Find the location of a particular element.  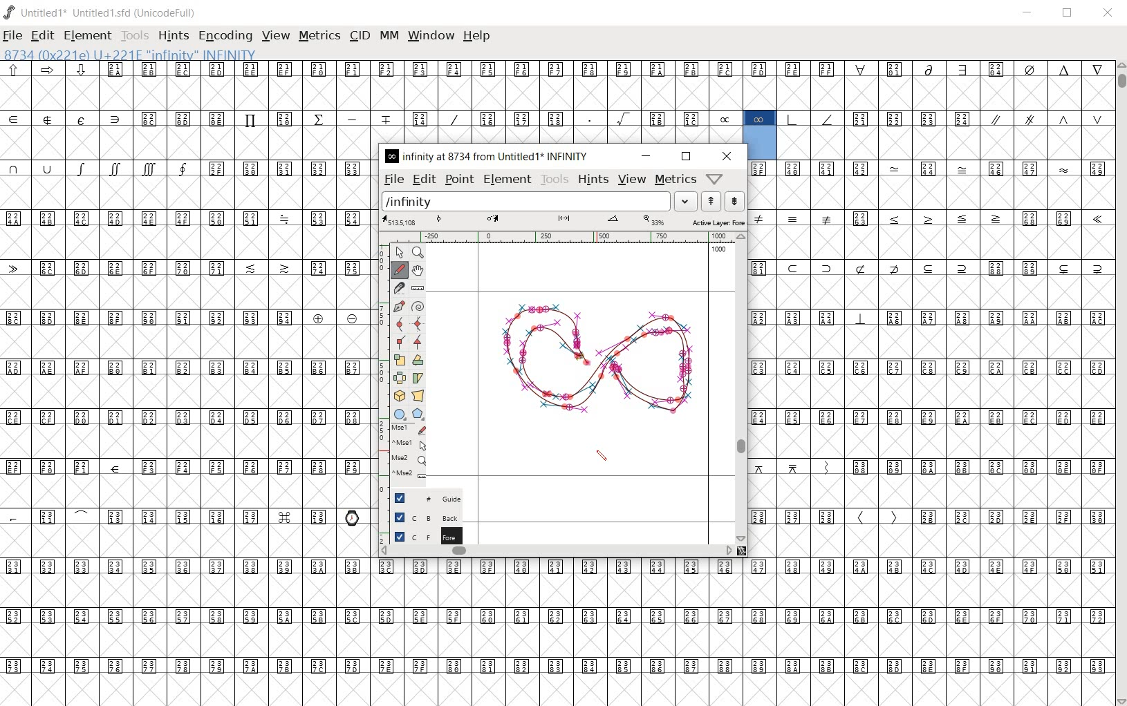

symbols is located at coordinates (948, 219).